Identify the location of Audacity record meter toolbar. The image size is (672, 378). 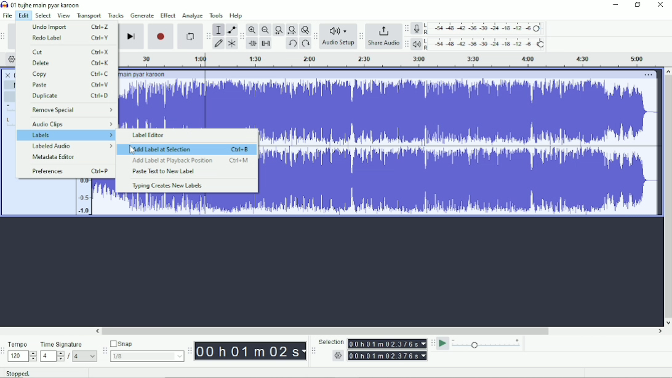
(407, 28).